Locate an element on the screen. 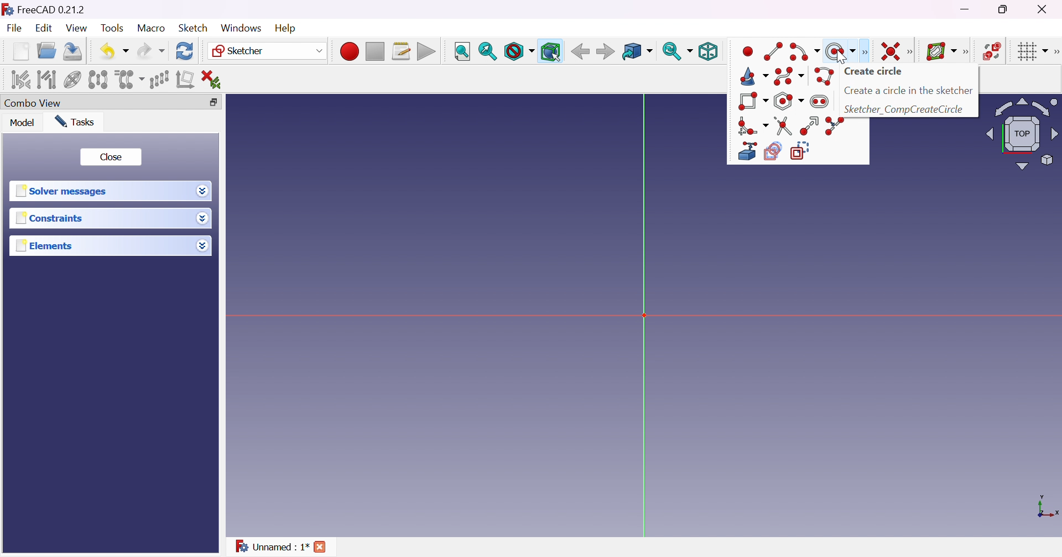 This screenshot has height=557, width=1062. File is located at coordinates (14, 28).